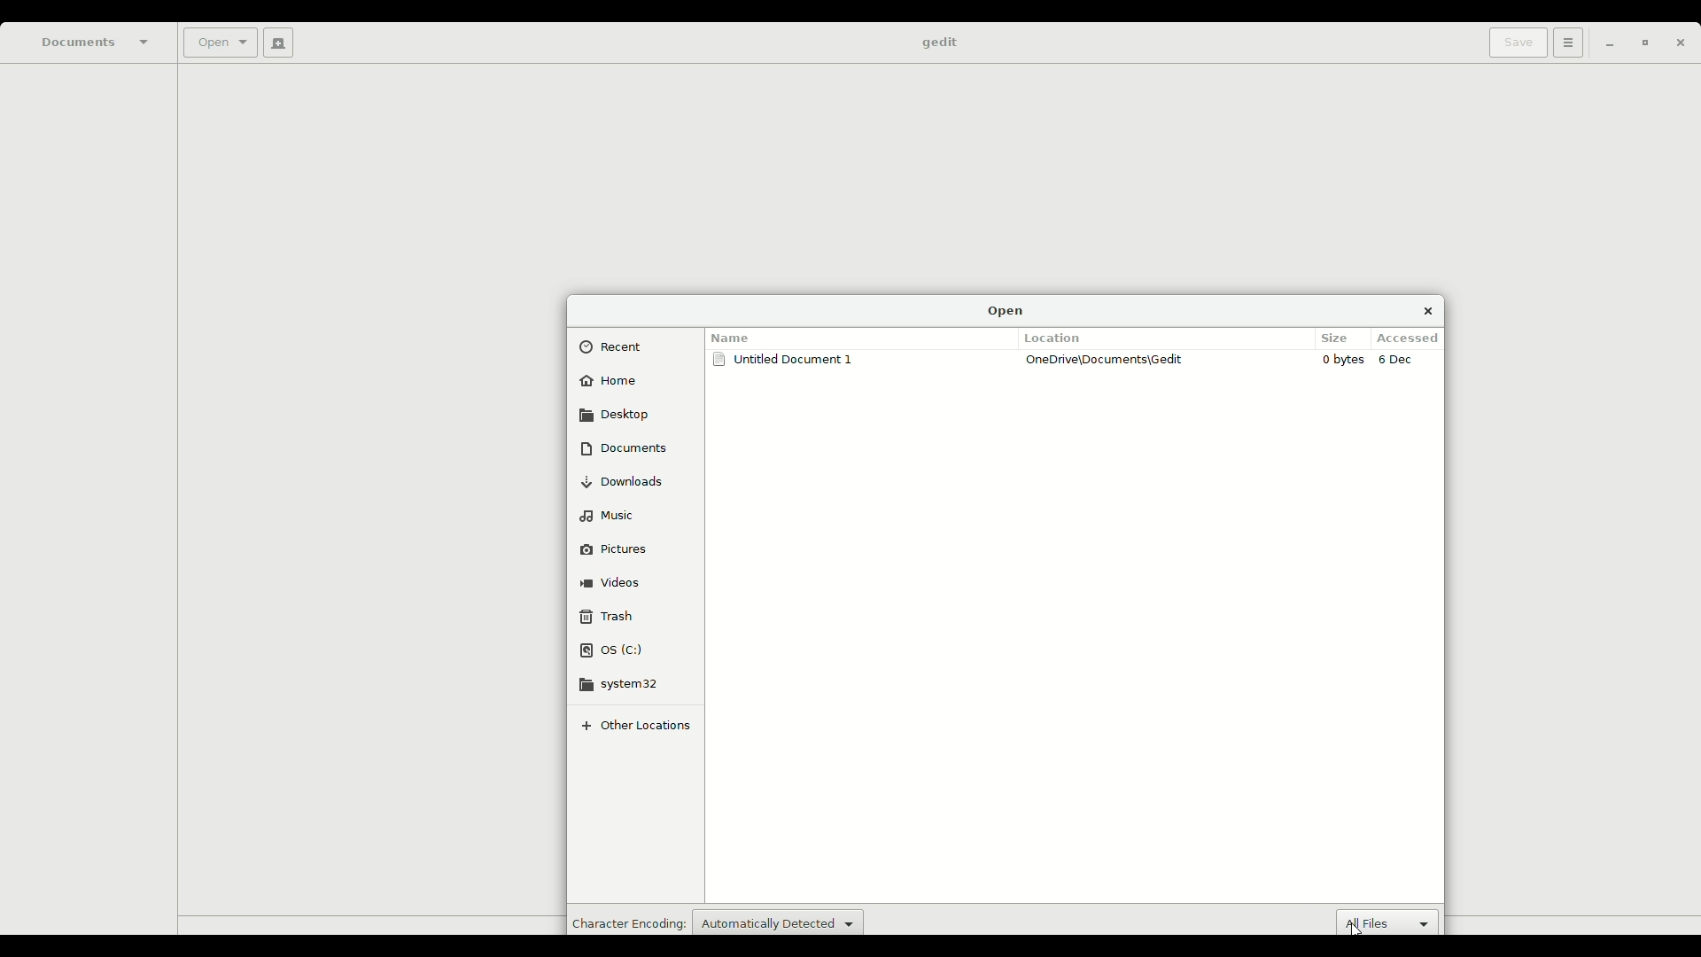  What do you see at coordinates (615, 580) in the screenshot?
I see `Videos` at bounding box center [615, 580].